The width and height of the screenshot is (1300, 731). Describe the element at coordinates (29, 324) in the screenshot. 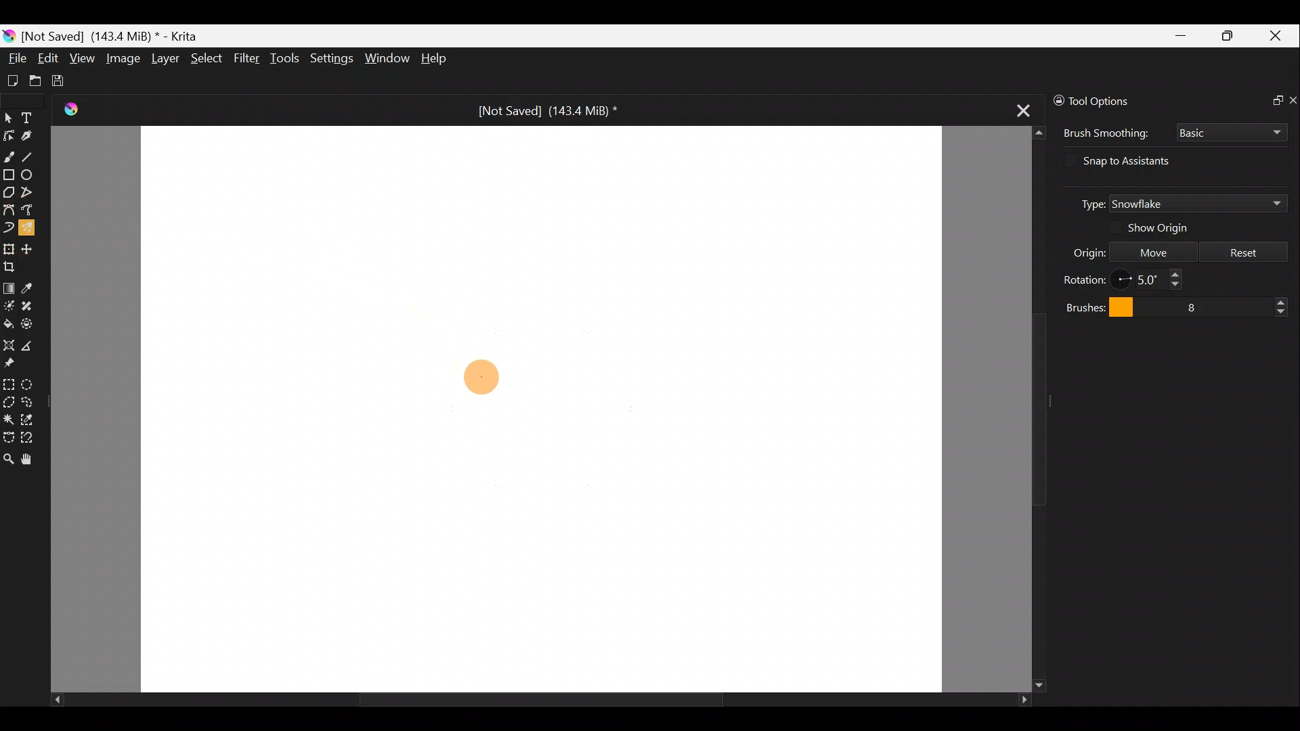

I see `Enclose and fill tool` at that location.